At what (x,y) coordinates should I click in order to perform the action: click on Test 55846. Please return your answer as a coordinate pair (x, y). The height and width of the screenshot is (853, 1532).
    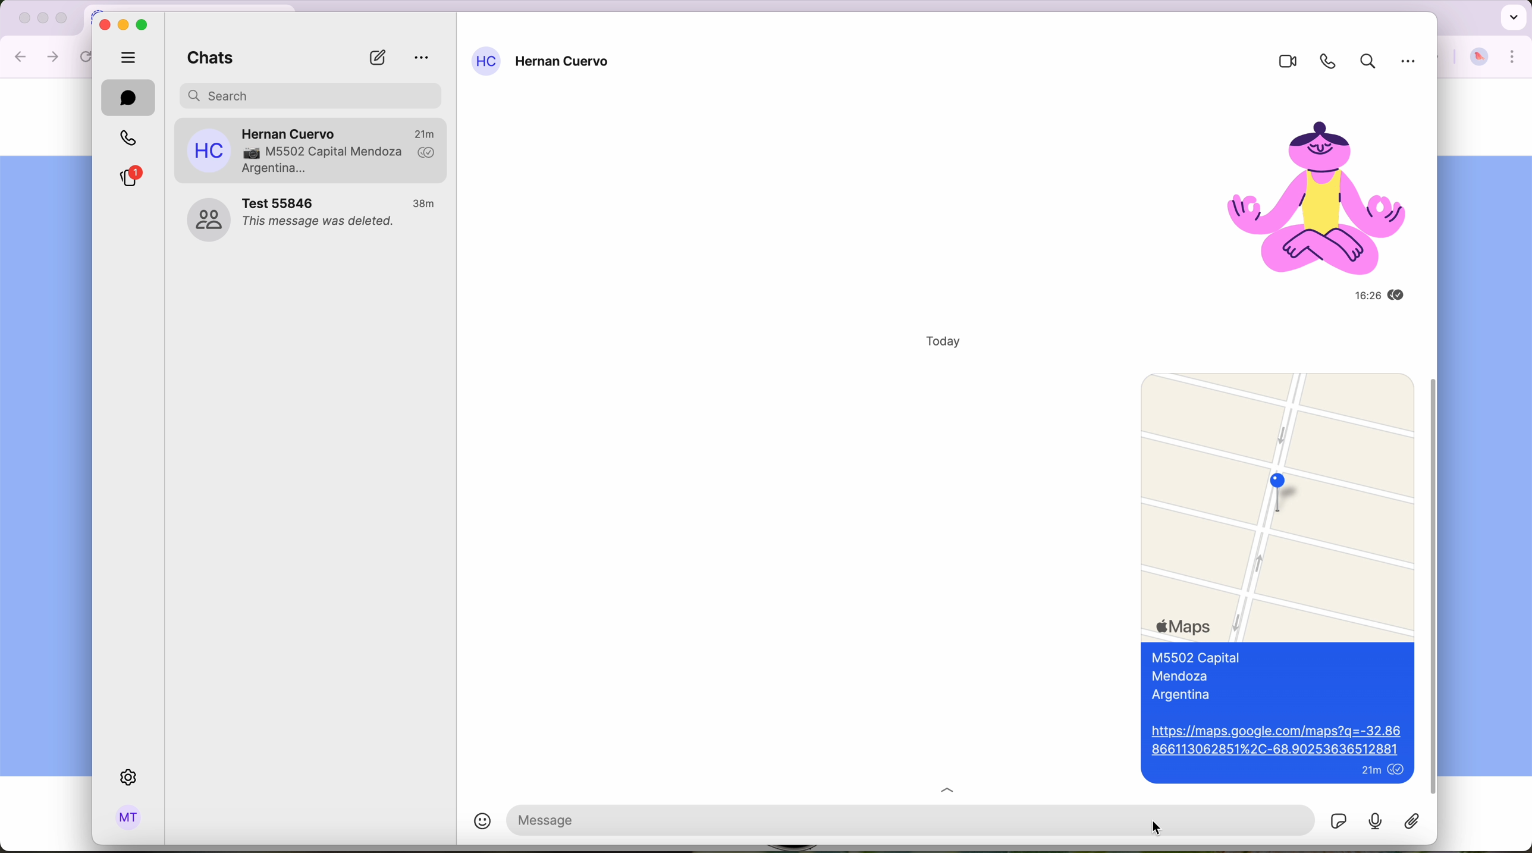
    Looking at the image, I should click on (281, 202).